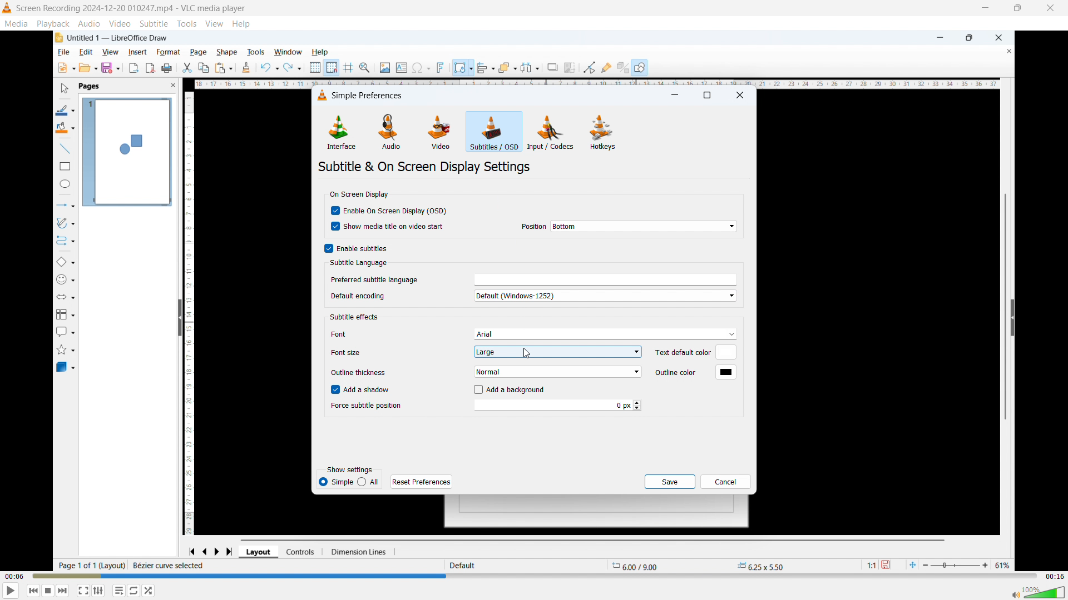 This screenshot has height=600, width=1068. What do you see at coordinates (726, 372) in the screenshot?
I see `Default outline color ` at bounding box center [726, 372].